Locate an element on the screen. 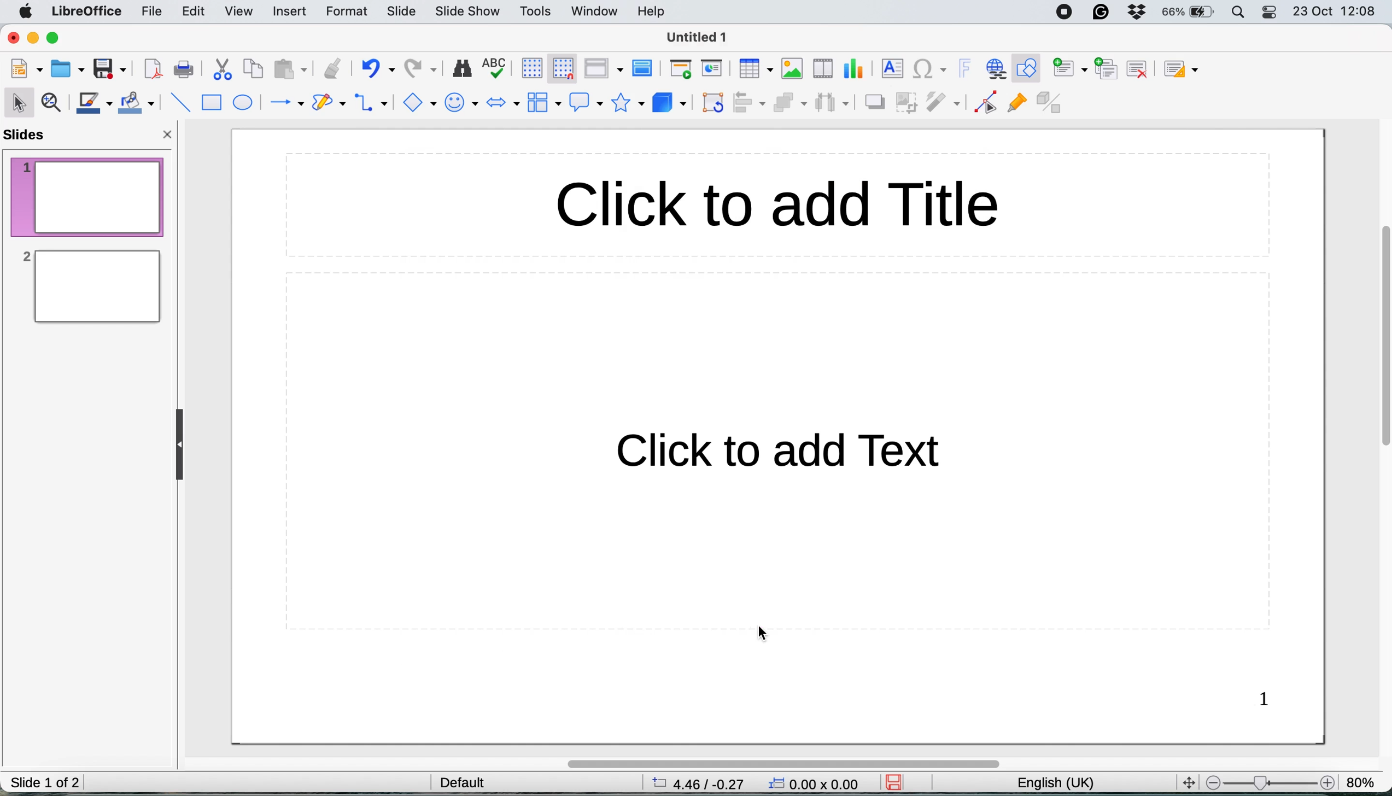 This screenshot has height=796, width=1392. dropbox is located at coordinates (1137, 14).